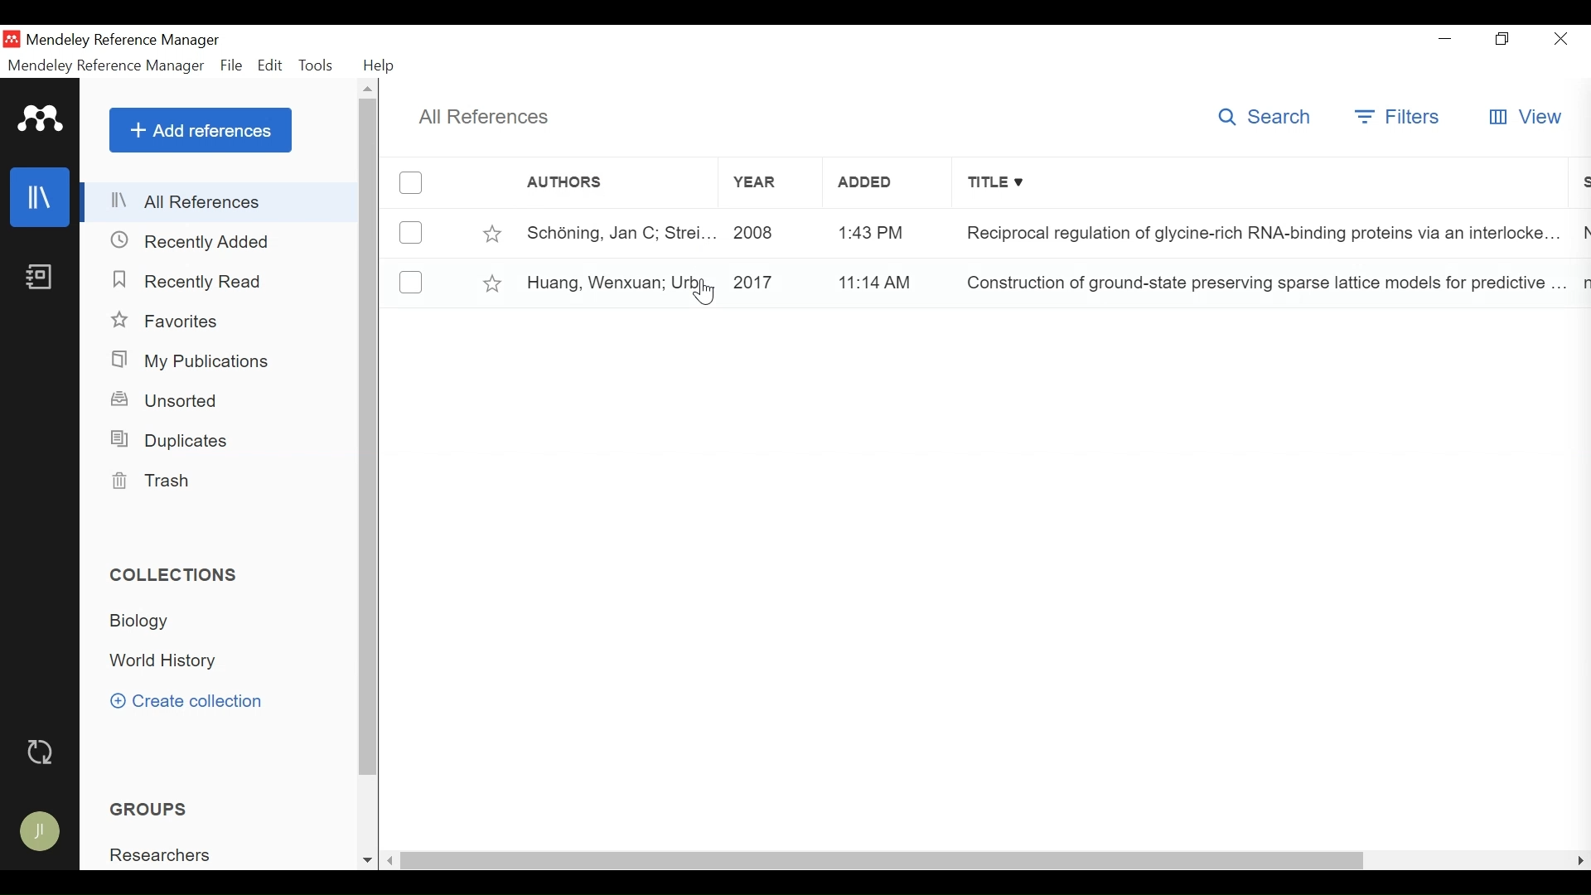  What do you see at coordinates (411, 282) in the screenshot?
I see `(un)select` at bounding box center [411, 282].